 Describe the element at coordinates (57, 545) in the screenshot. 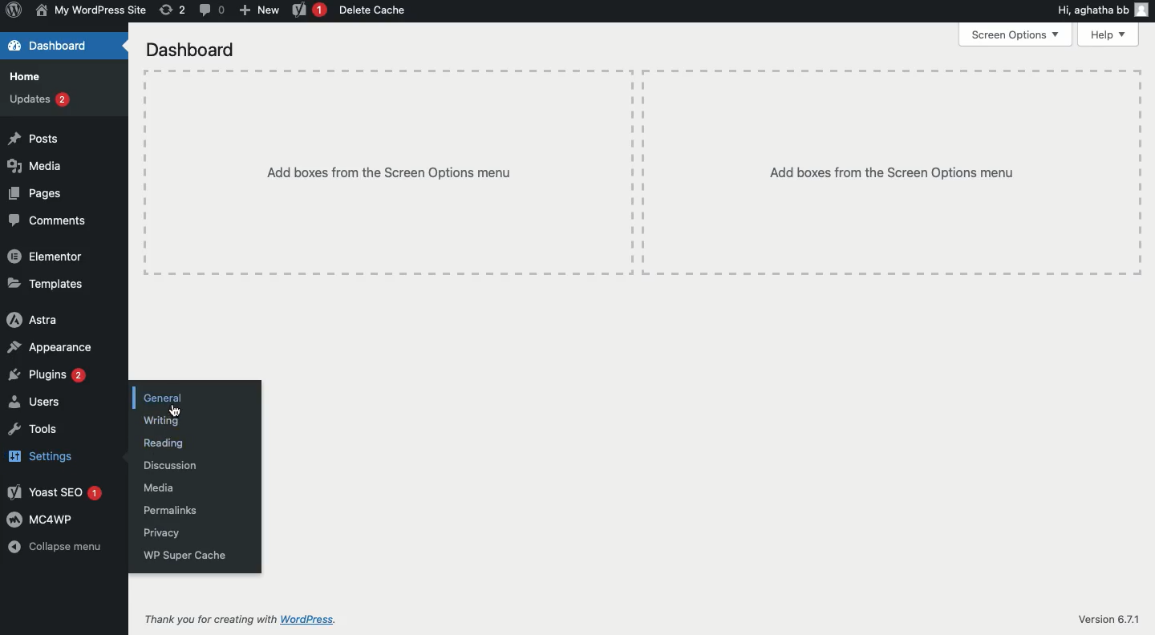

I see `Collapse menu` at that location.